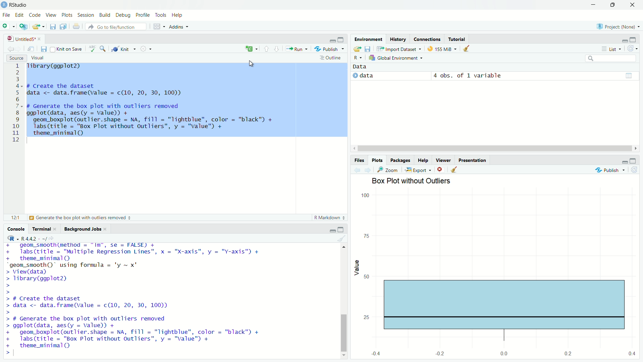 This screenshot has height=362, width=643. Describe the element at coordinates (52, 27) in the screenshot. I see `files` at that location.